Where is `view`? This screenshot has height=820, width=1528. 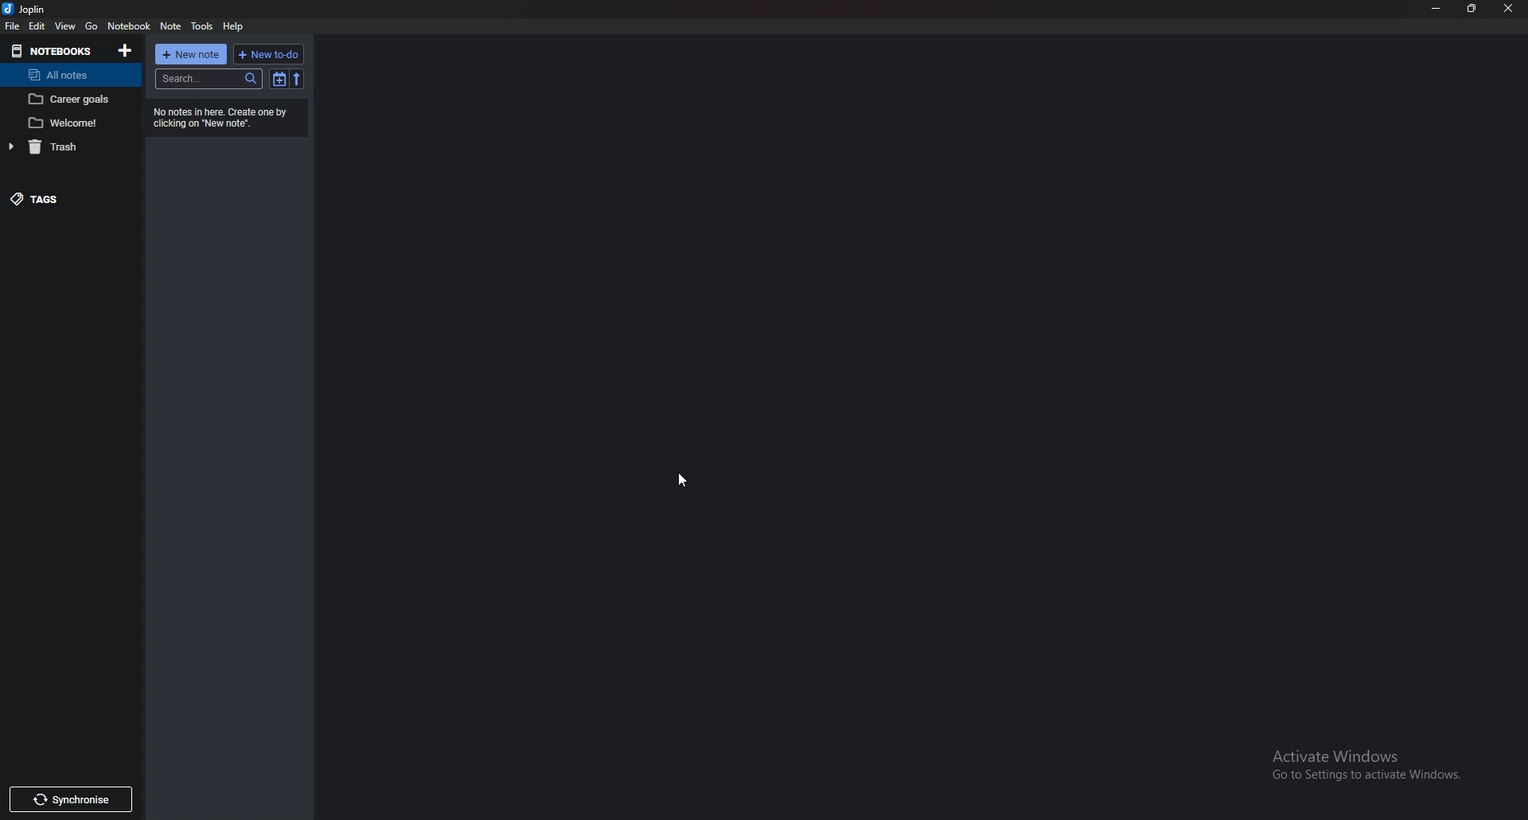 view is located at coordinates (64, 27).